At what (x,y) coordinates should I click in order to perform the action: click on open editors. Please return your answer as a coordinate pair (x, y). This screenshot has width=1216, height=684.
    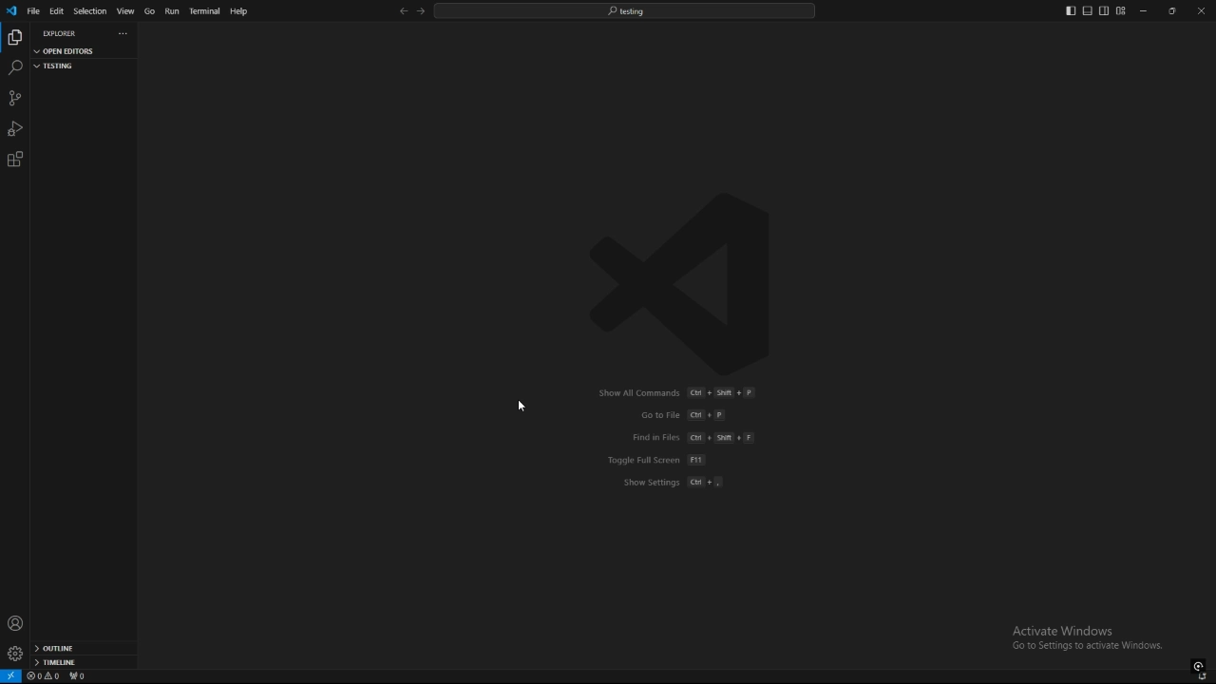
    Looking at the image, I should click on (76, 52).